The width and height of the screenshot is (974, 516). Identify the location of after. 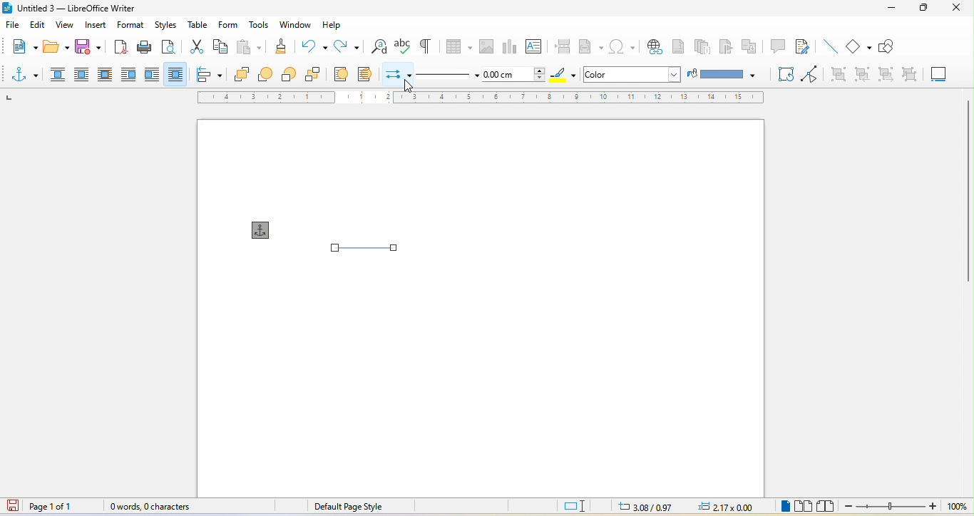
(150, 73).